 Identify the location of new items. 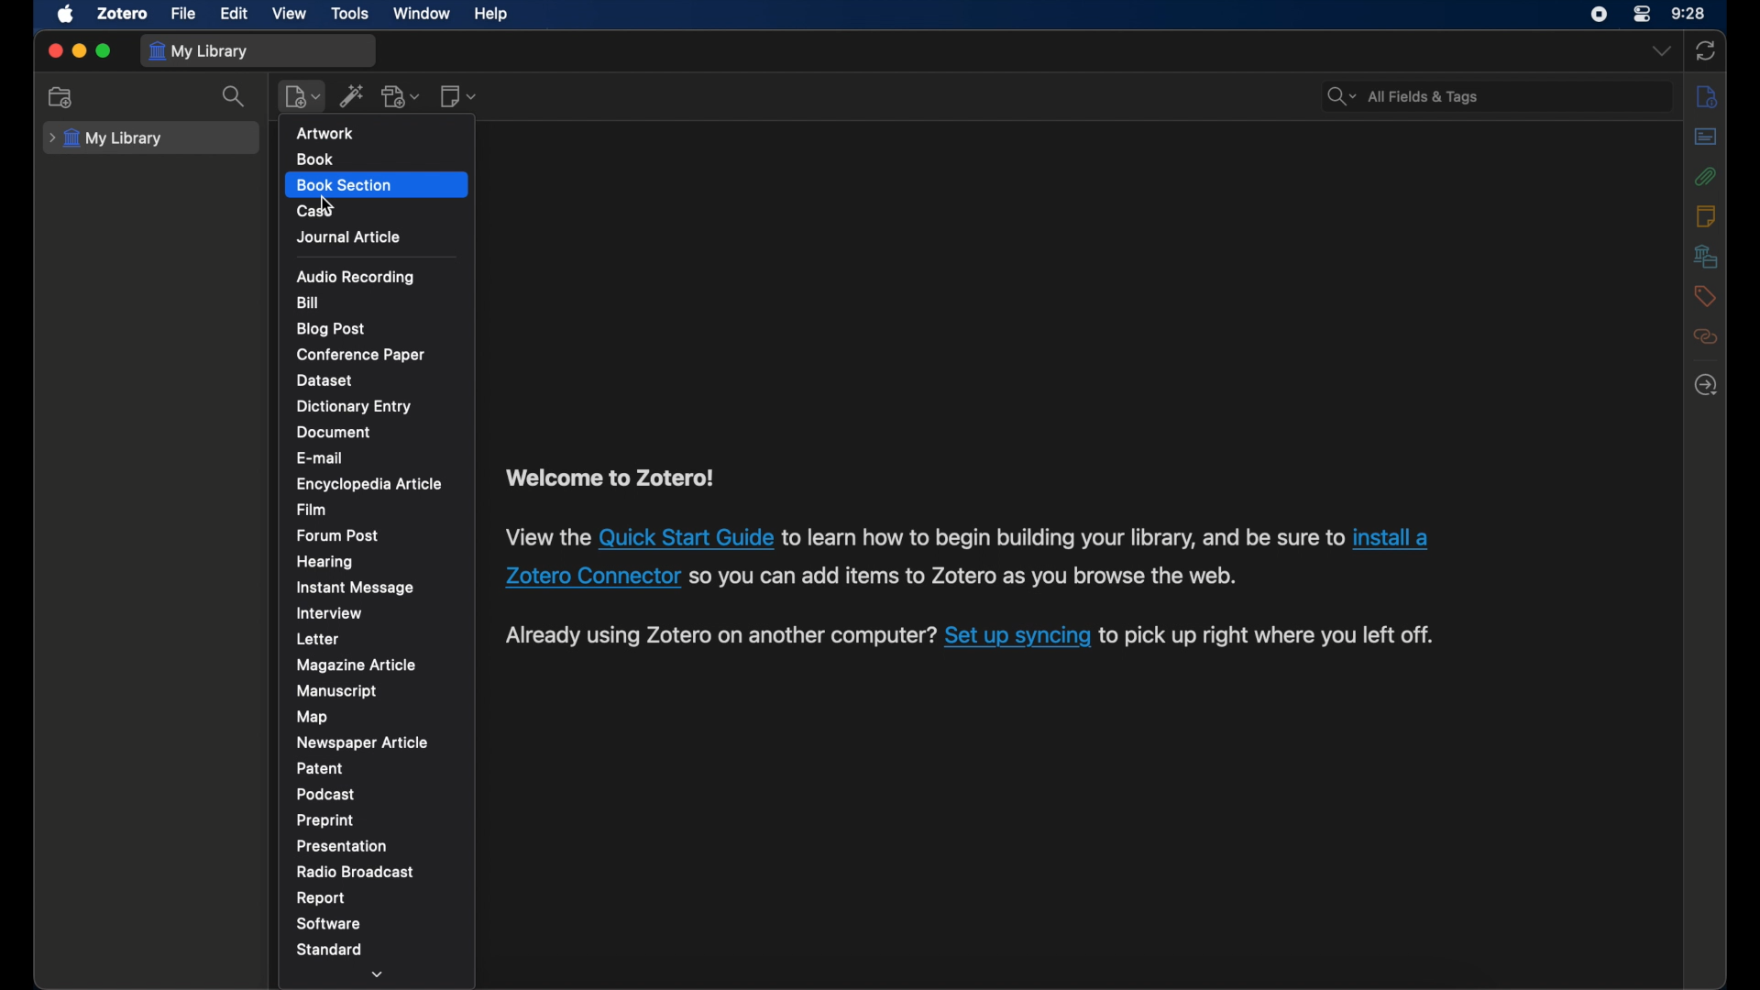
(302, 96).